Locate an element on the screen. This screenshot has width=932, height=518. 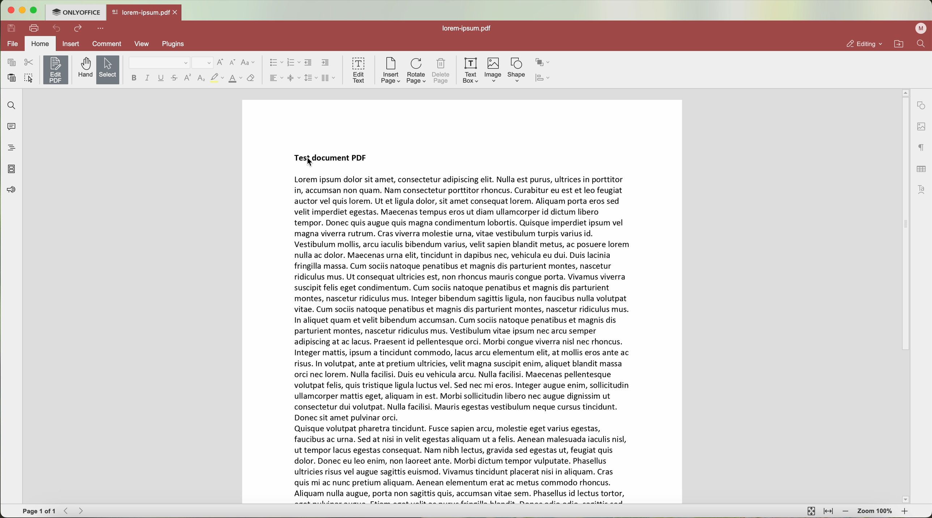
font type is located at coordinates (160, 63).